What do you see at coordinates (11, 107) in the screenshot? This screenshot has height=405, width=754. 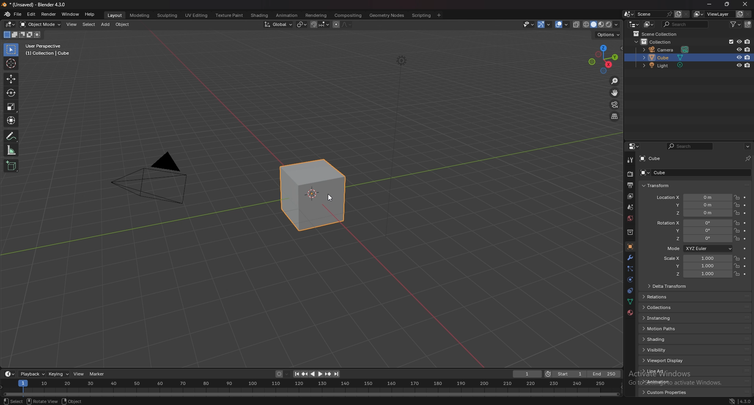 I see `scale` at bounding box center [11, 107].